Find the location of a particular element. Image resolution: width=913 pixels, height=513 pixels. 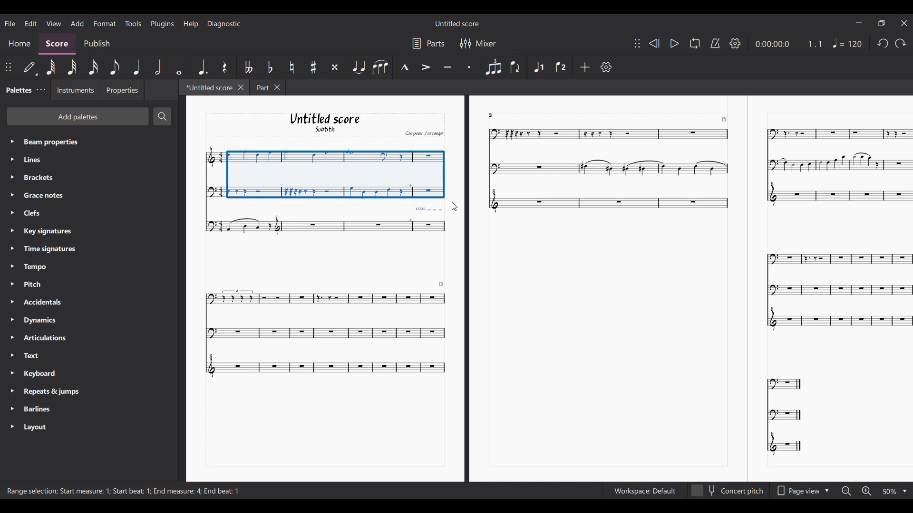

Change position is located at coordinates (8, 67).